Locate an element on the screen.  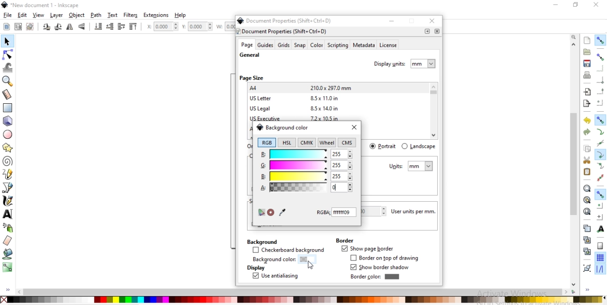
path is located at coordinates (97, 15).